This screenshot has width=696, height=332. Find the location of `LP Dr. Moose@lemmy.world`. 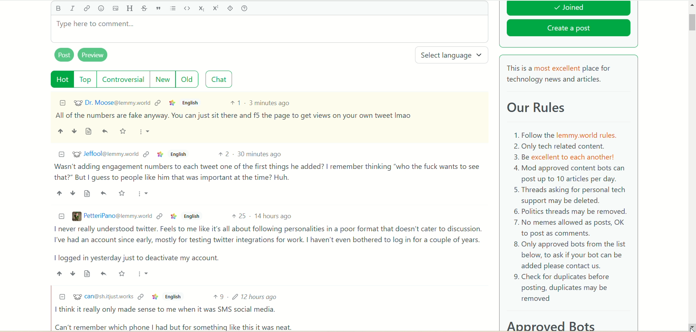

LP Dr. Moose@lemmy.world is located at coordinates (112, 103).